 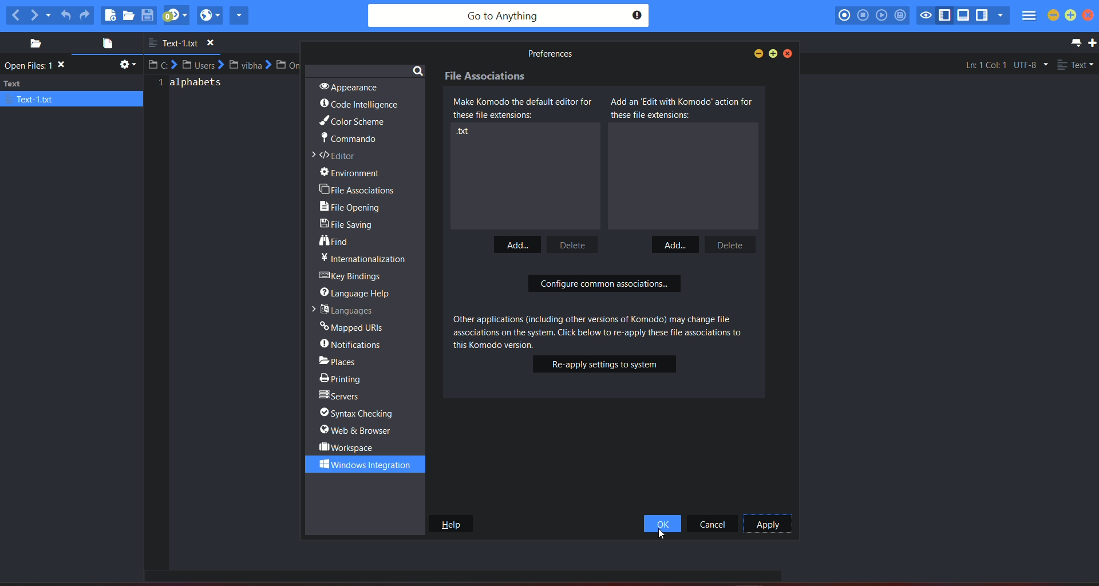 I want to click on code intelligence, so click(x=359, y=105).